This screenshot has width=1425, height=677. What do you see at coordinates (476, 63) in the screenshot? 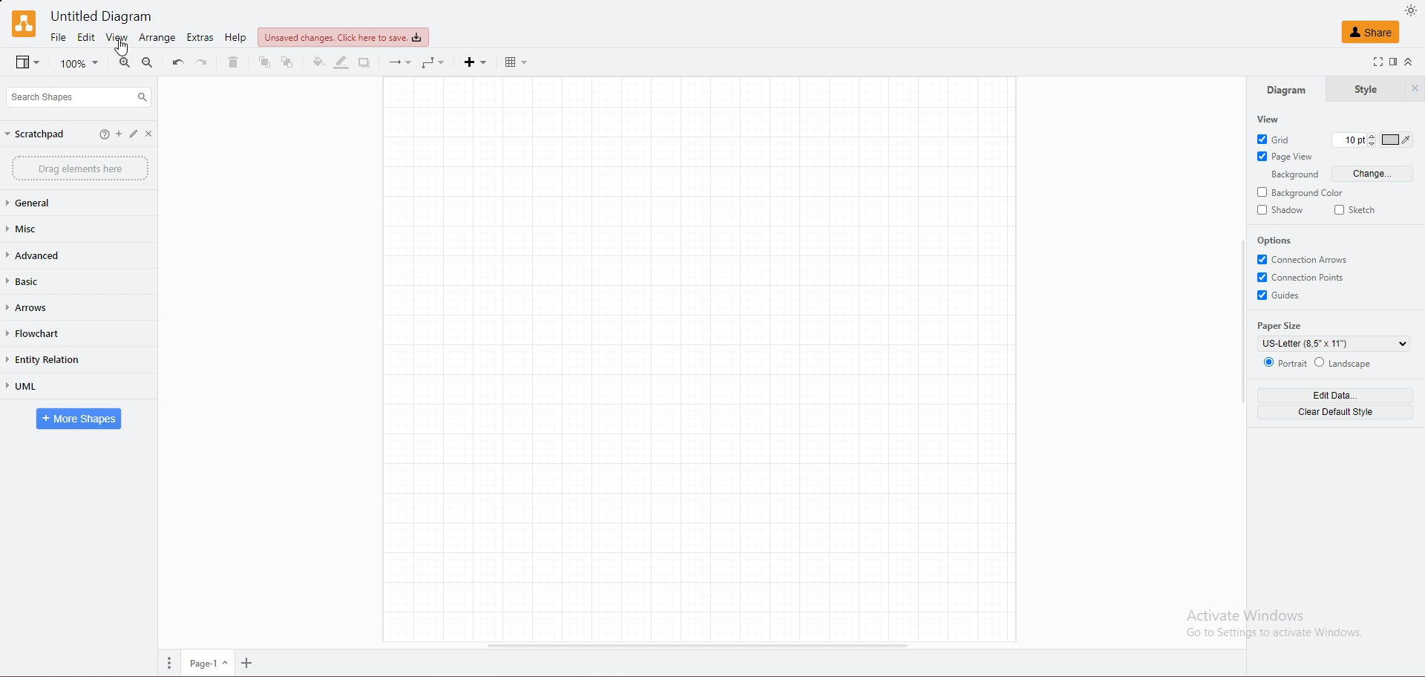
I see `insert` at bounding box center [476, 63].